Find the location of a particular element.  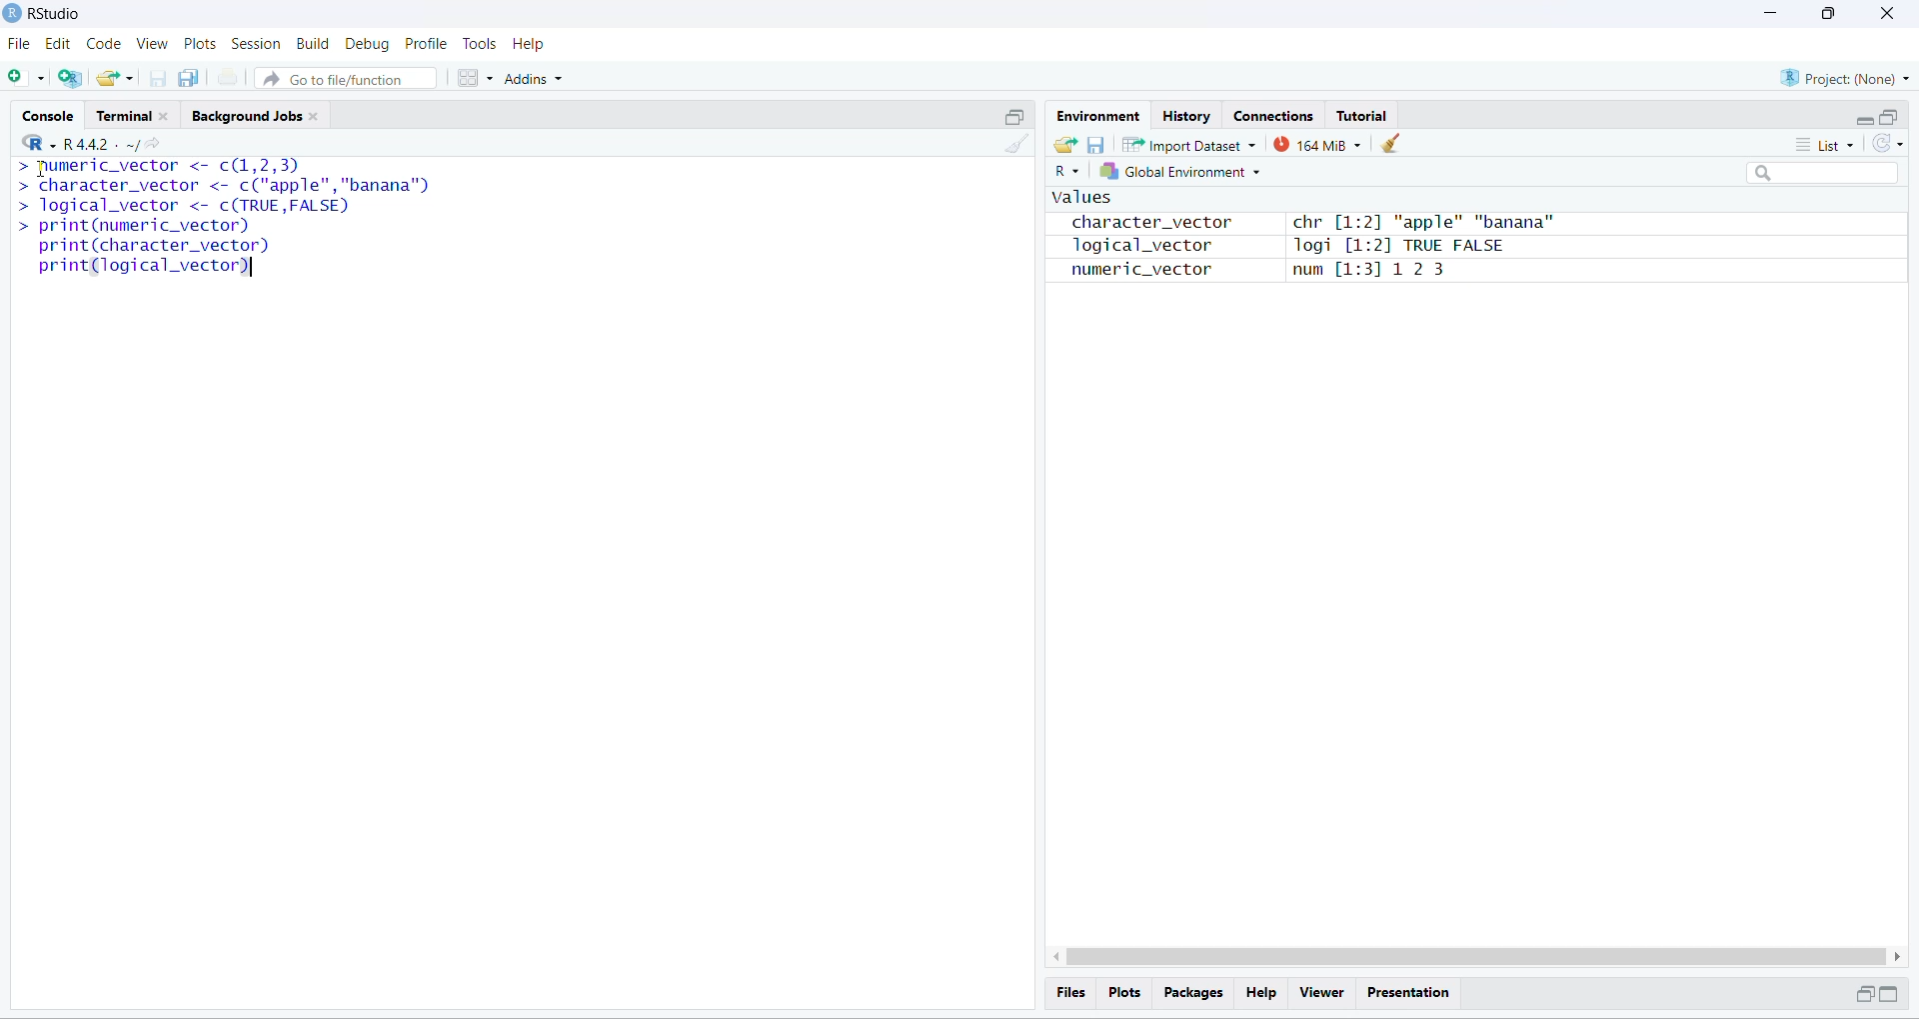

list is located at coordinates (1831, 144).